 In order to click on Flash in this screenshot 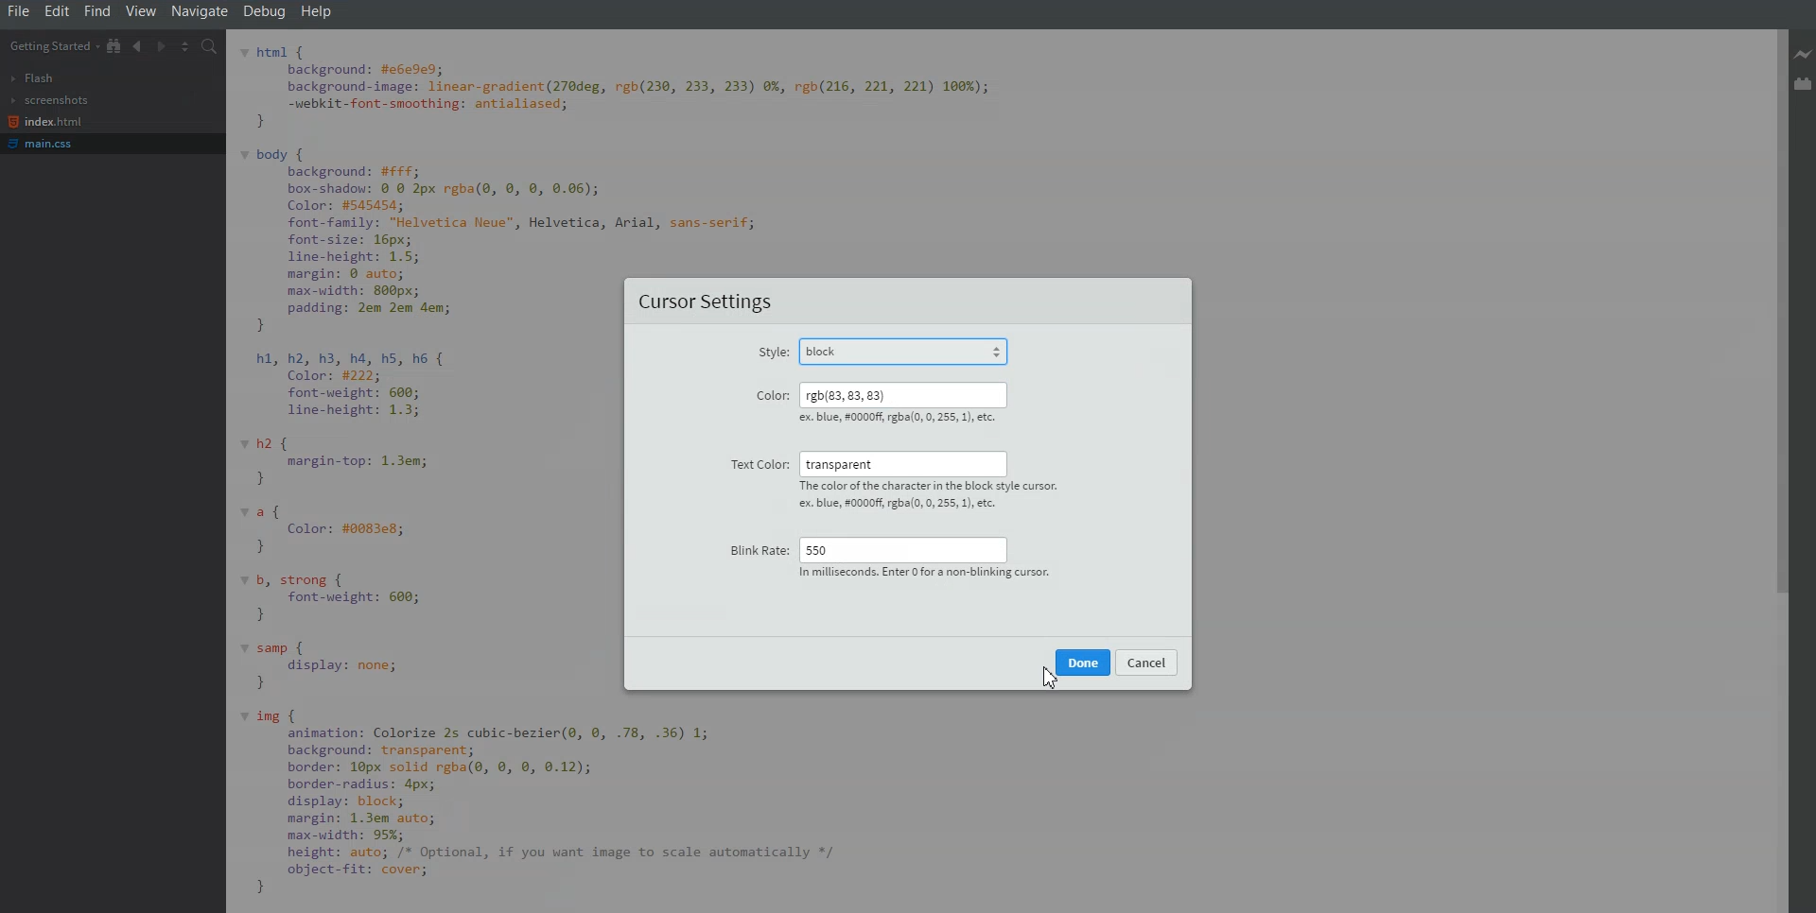, I will do `click(34, 78)`.